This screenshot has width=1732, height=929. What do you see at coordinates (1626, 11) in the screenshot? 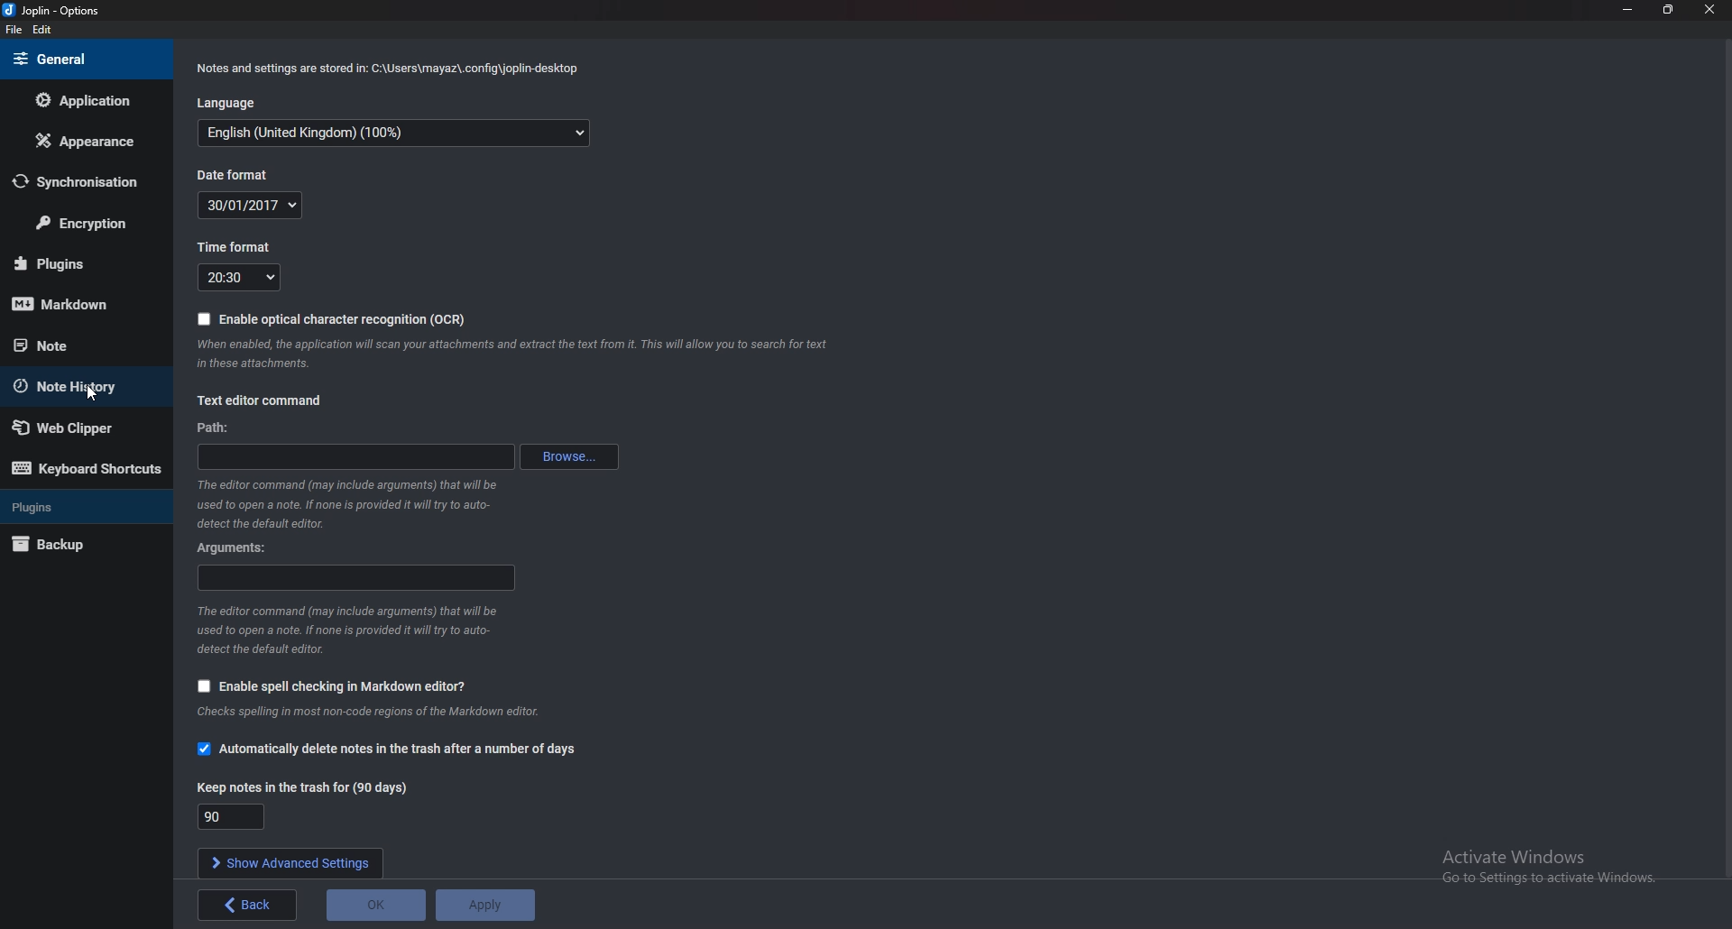
I see `Minimize` at bounding box center [1626, 11].